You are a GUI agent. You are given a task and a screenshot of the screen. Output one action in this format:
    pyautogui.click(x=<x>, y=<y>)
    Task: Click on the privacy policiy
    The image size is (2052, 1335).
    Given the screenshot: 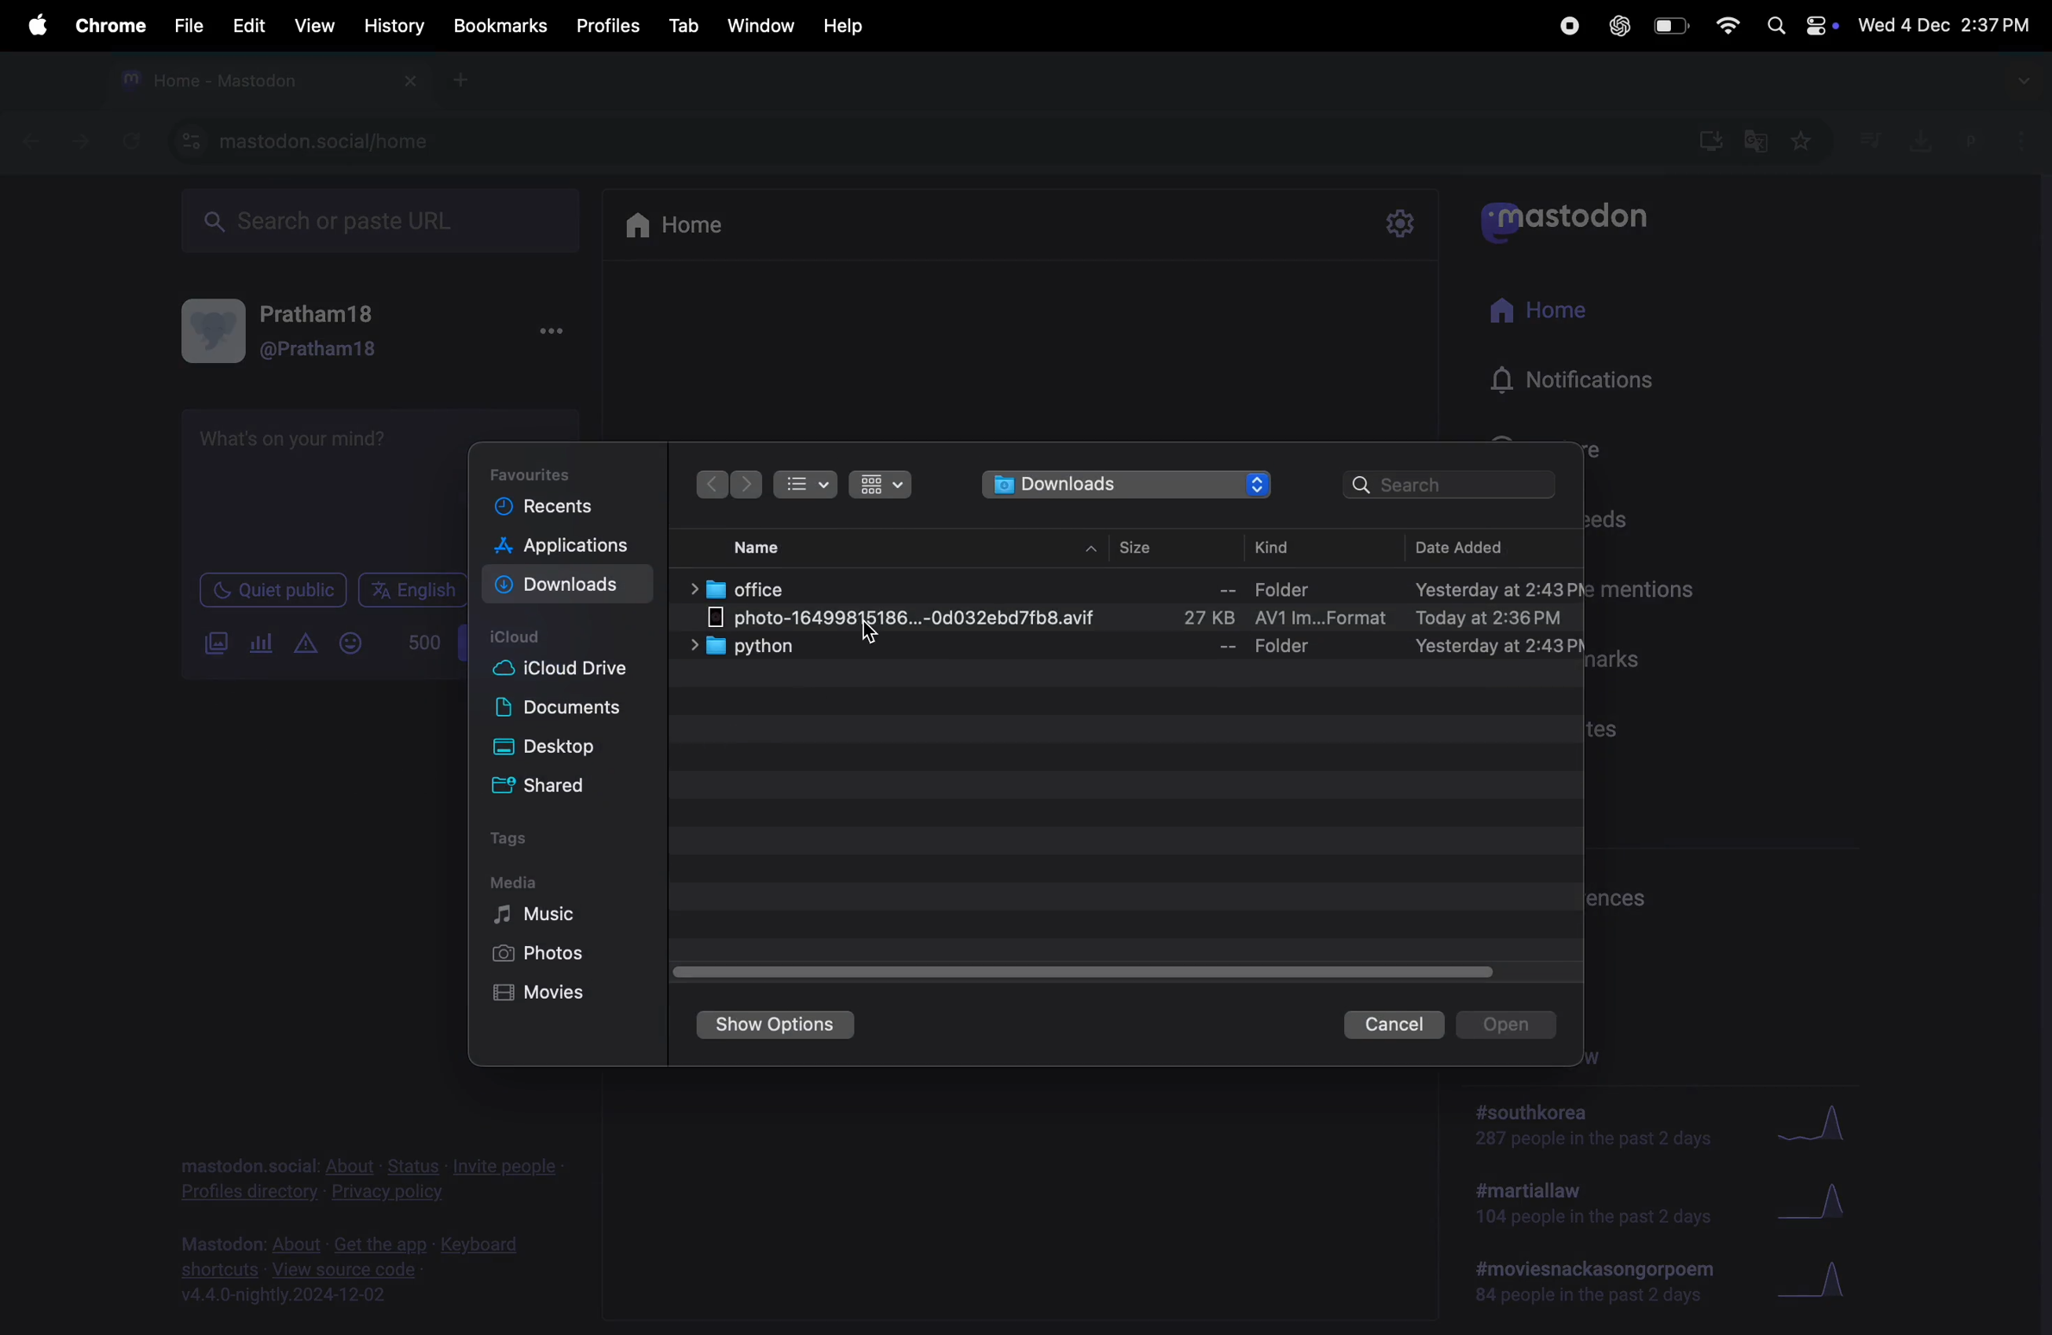 What is the action you would take?
    pyautogui.click(x=373, y=1175)
    